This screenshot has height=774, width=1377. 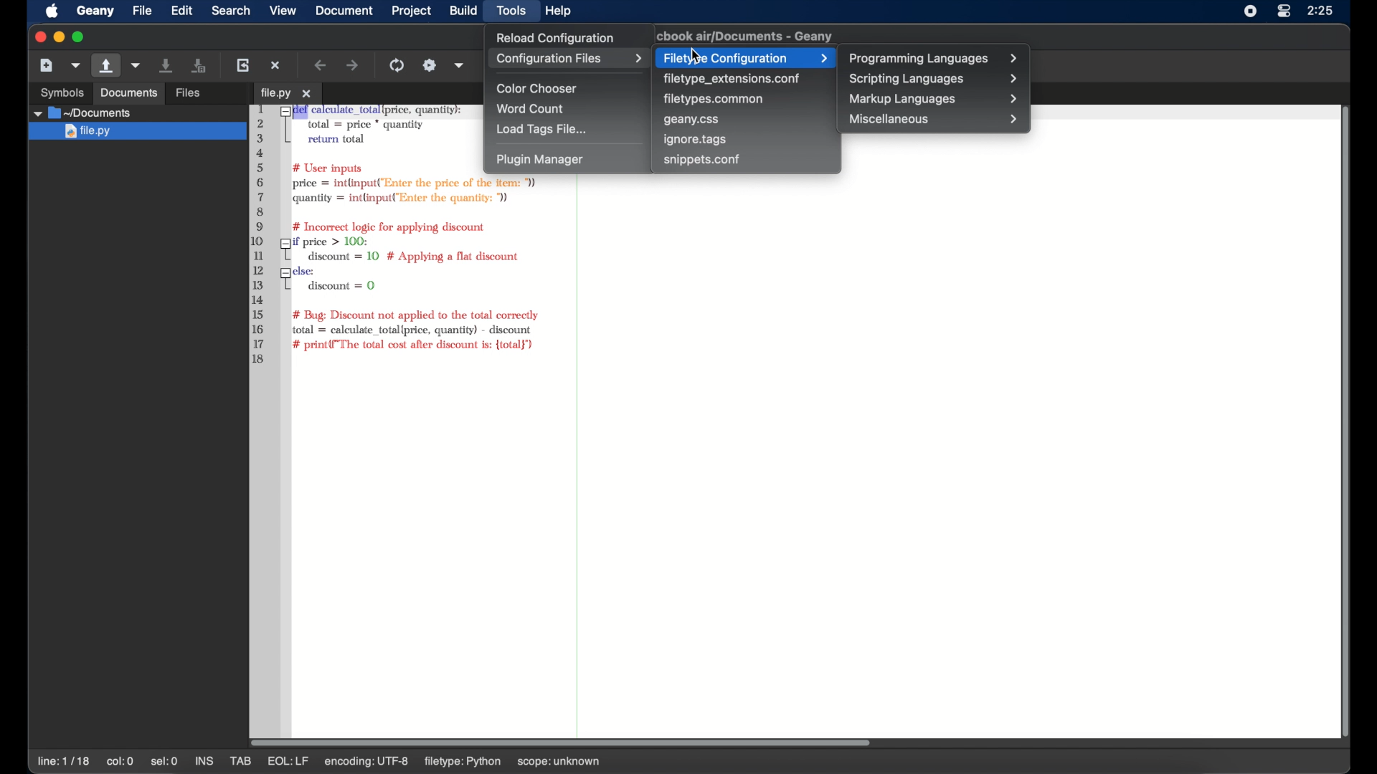 I want to click on close, so click(x=38, y=37).